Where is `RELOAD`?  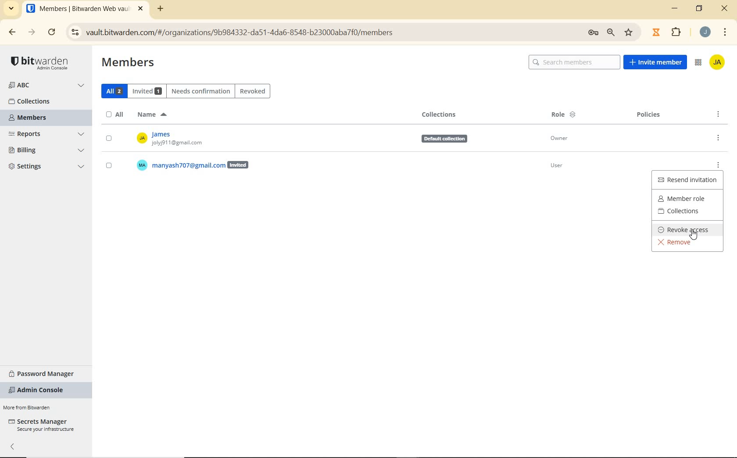
RELOAD is located at coordinates (52, 33).